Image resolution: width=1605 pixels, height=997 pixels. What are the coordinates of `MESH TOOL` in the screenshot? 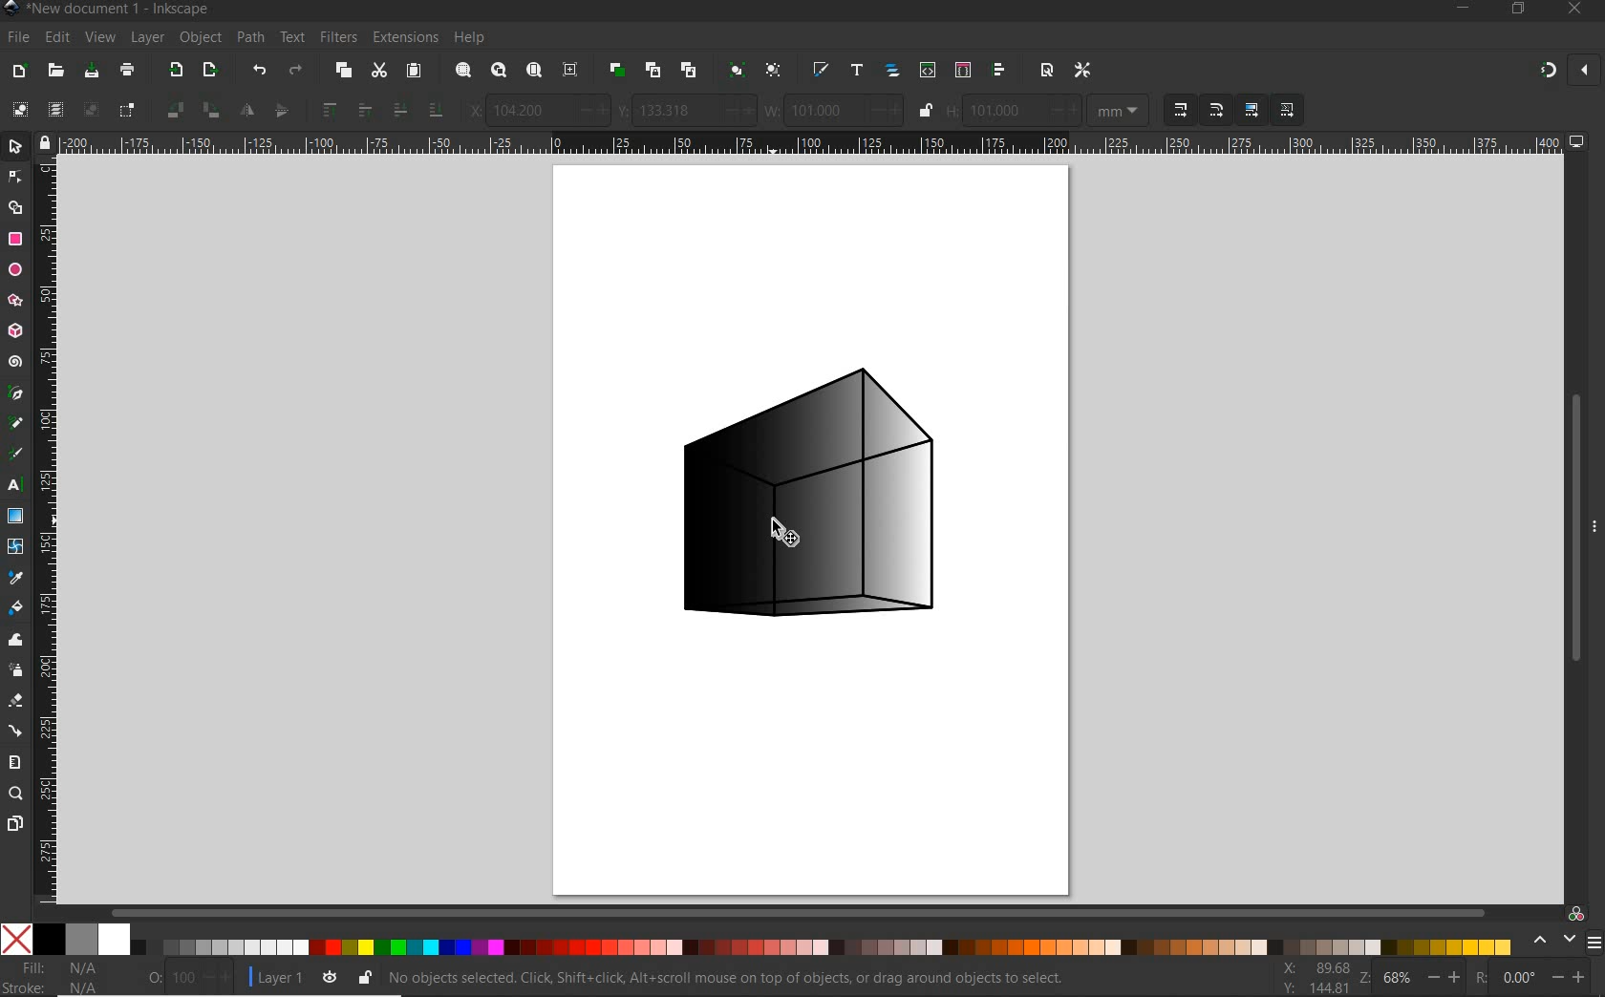 It's located at (16, 547).